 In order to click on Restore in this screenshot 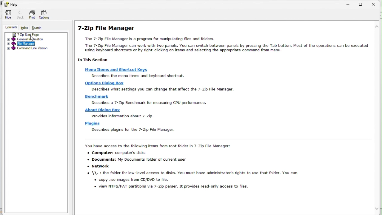, I will do `click(363, 4)`.